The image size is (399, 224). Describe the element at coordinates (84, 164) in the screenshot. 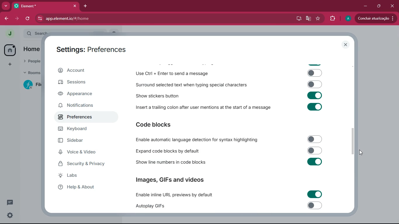

I see `security & Privacy` at that location.